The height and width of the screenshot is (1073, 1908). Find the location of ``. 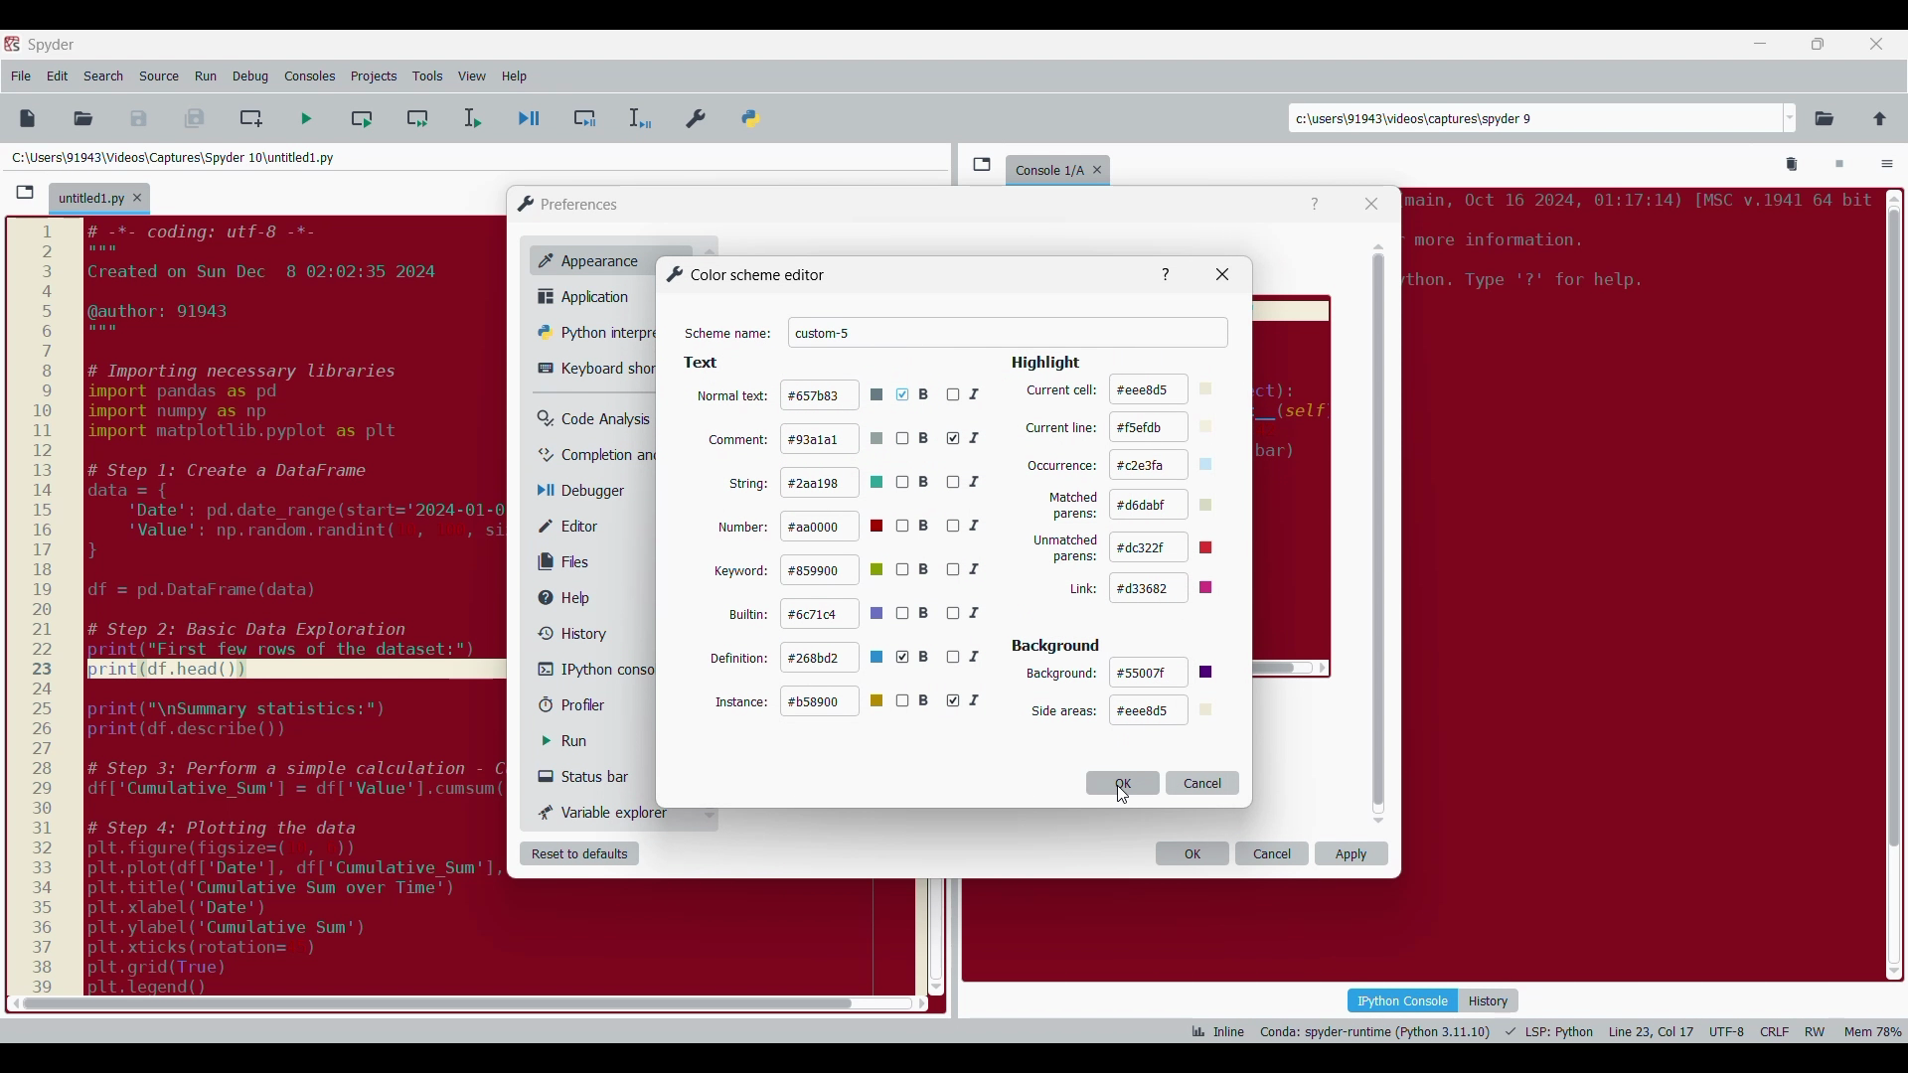

 is located at coordinates (1226, 274).